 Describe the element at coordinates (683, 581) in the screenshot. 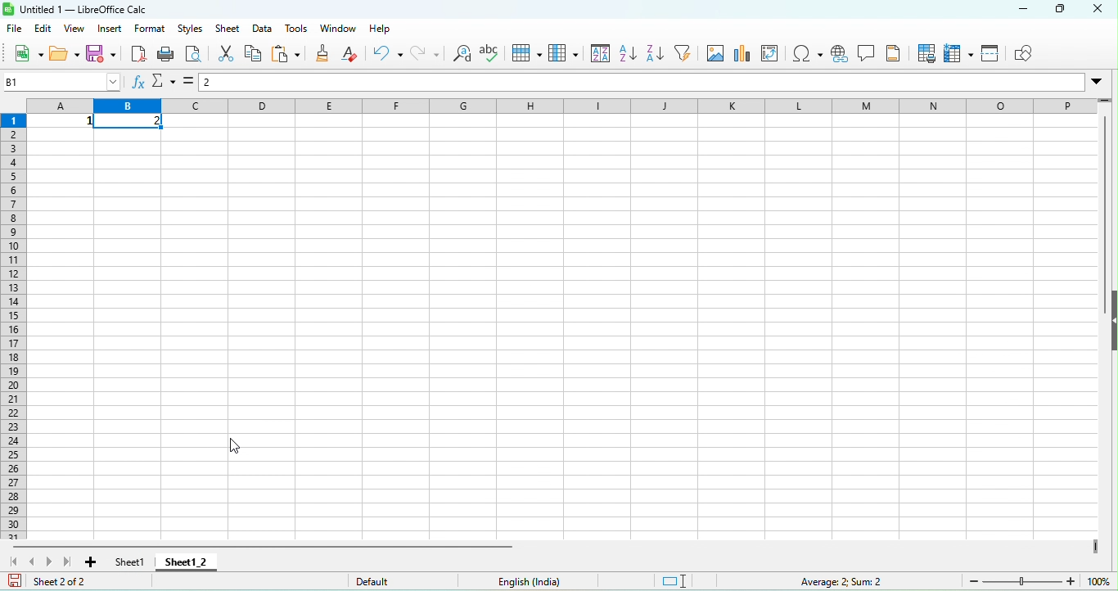

I see `standard selection` at that location.